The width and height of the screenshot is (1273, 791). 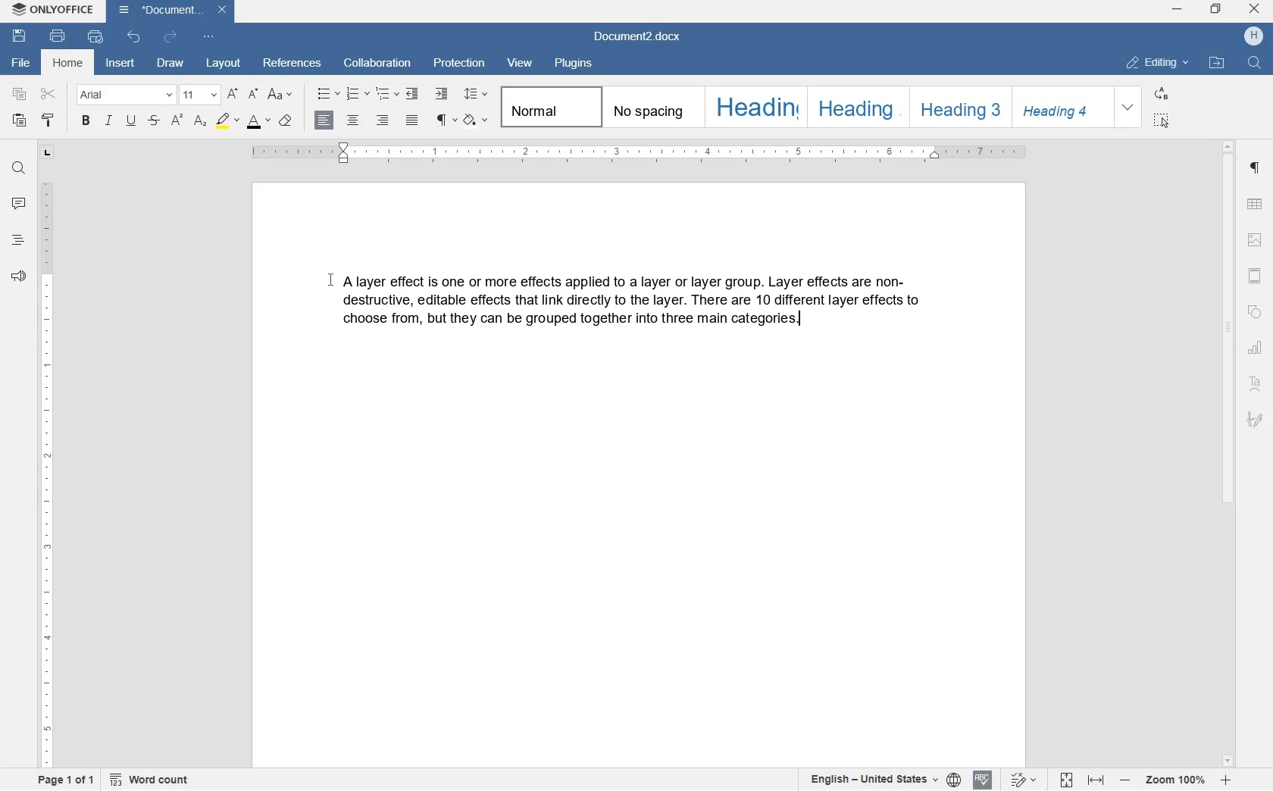 What do you see at coordinates (20, 203) in the screenshot?
I see `comment` at bounding box center [20, 203].